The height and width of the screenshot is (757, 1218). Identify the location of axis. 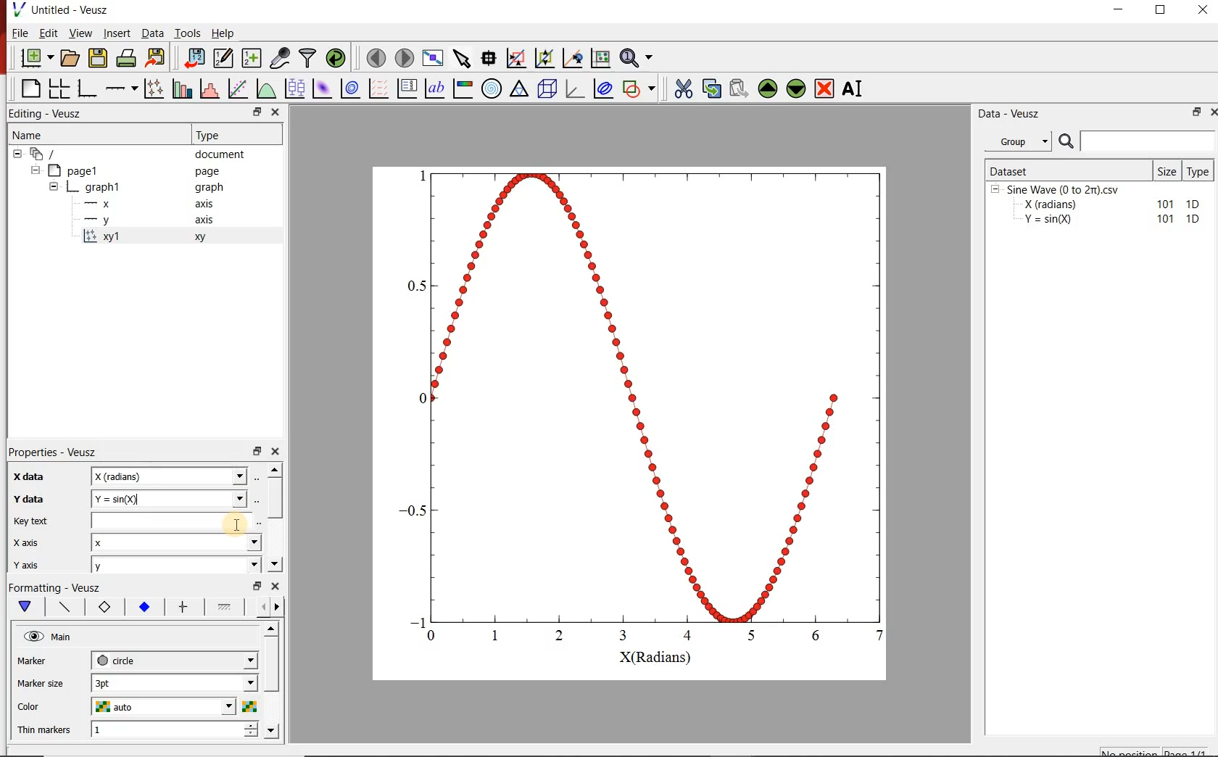
(203, 219).